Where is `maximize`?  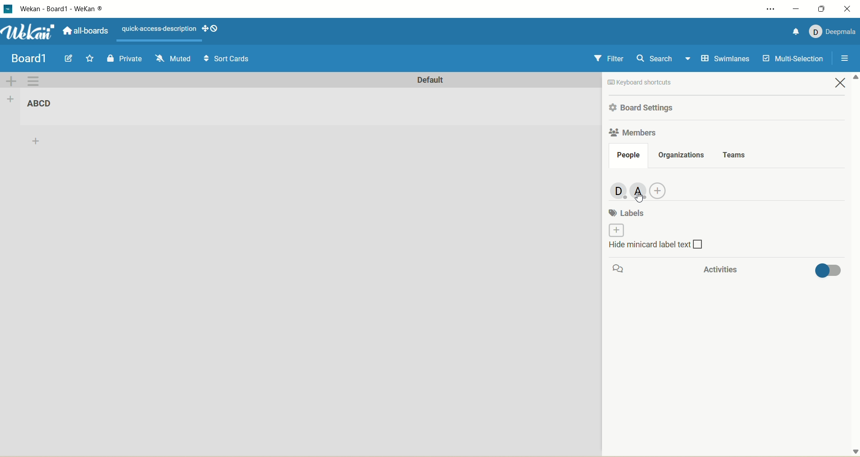 maximize is located at coordinates (821, 9).